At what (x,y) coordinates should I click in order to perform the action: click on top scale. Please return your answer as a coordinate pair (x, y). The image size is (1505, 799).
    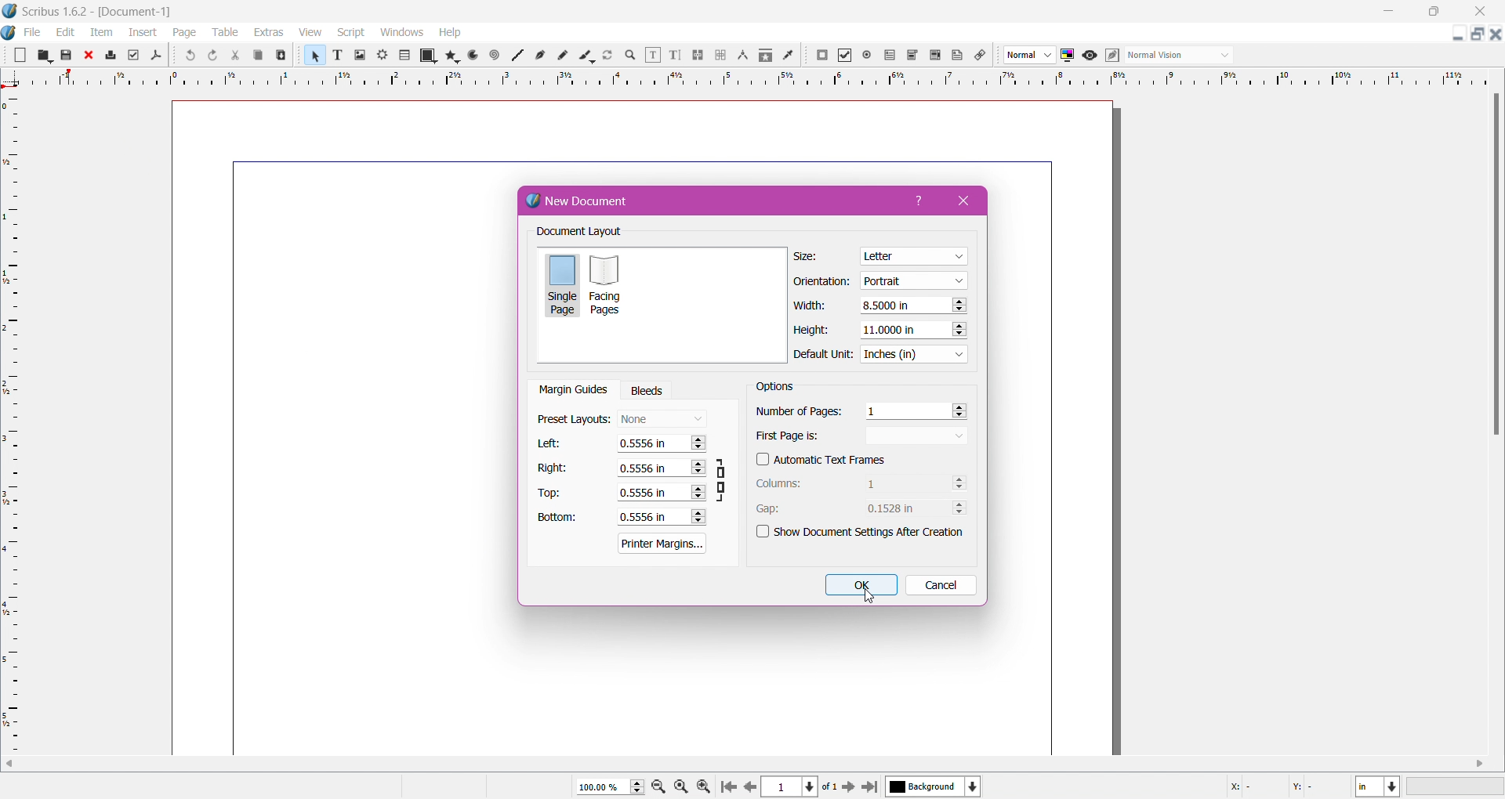
    Looking at the image, I should click on (752, 78).